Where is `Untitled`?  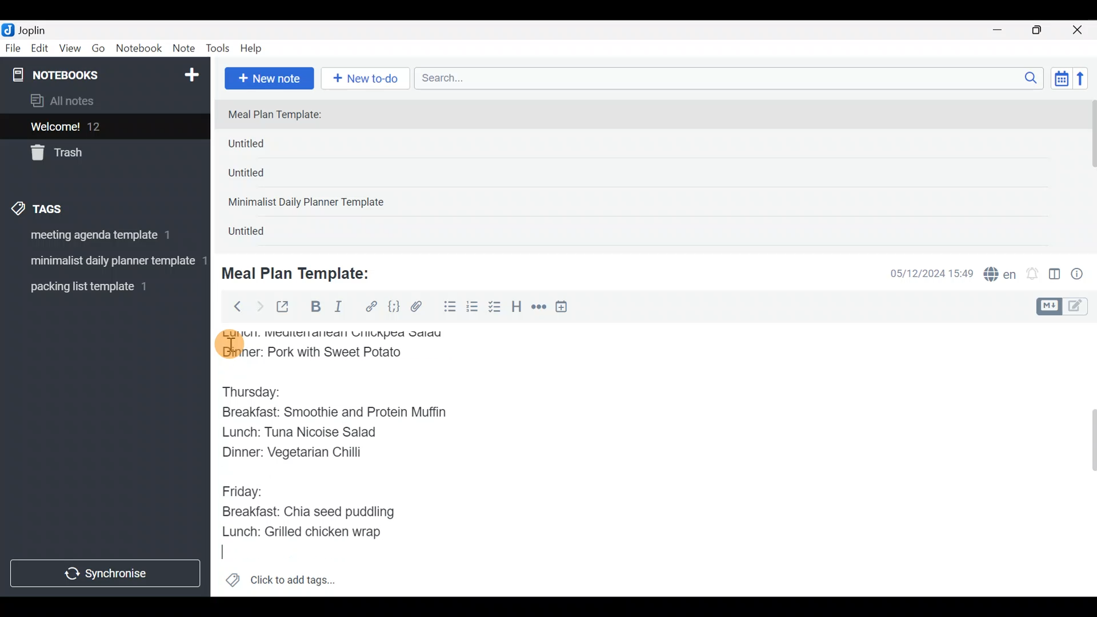
Untitled is located at coordinates (259, 234).